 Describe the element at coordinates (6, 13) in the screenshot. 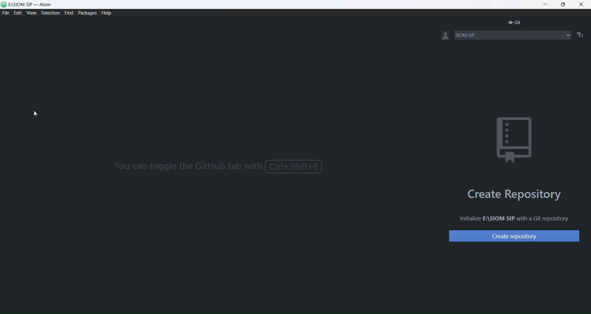

I see `file` at that location.